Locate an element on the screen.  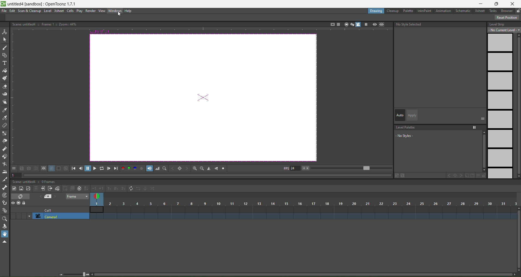
text is located at coordinates (410, 24).